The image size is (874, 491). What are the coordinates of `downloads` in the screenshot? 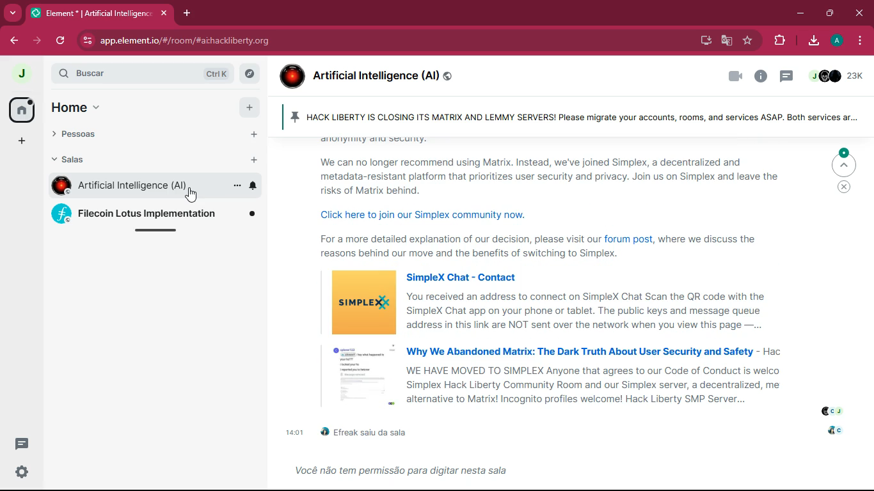 It's located at (811, 41).